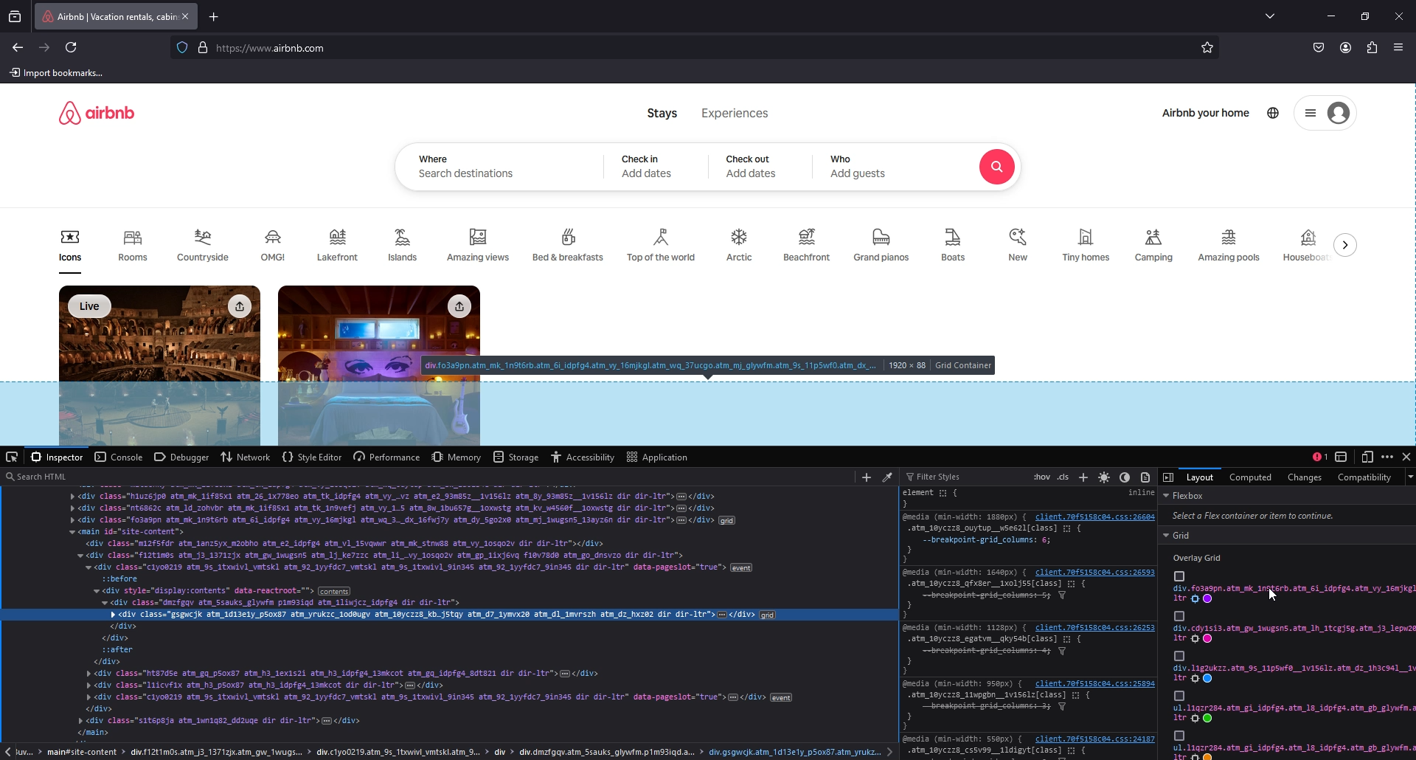 This screenshot has width=1416, height=760. What do you see at coordinates (216, 16) in the screenshot?
I see `add tab` at bounding box center [216, 16].